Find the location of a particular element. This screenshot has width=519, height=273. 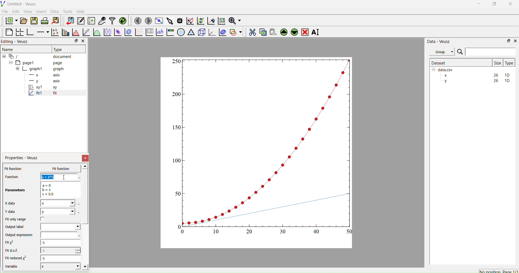

Reload linked dataset is located at coordinates (122, 20).